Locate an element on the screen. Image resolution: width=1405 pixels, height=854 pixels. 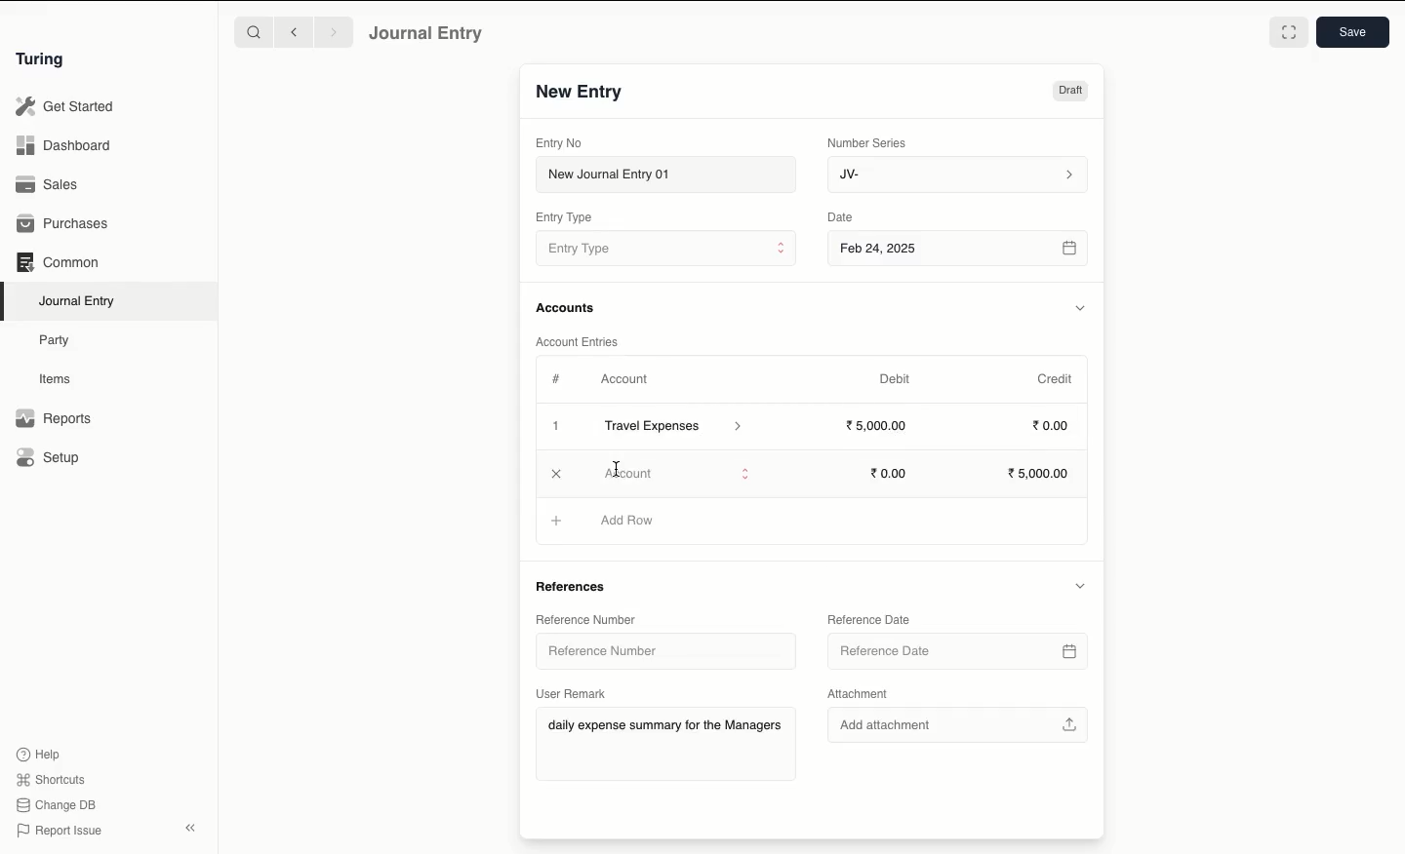
Help is located at coordinates (39, 755).